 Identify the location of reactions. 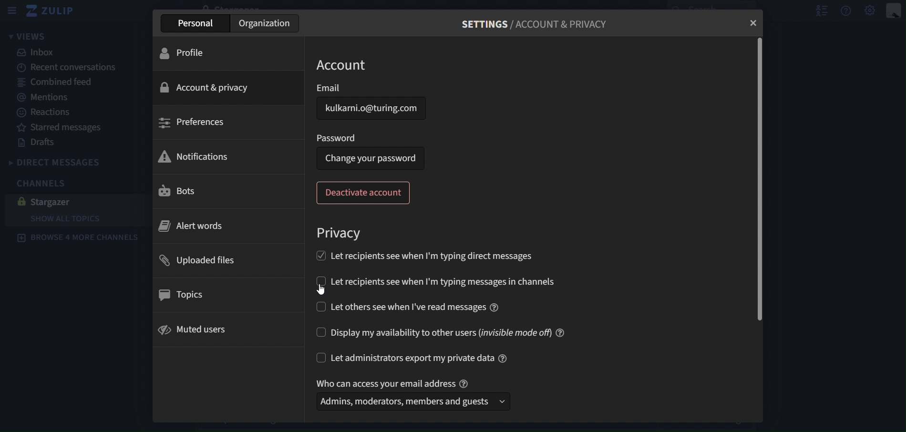
(44, 113).